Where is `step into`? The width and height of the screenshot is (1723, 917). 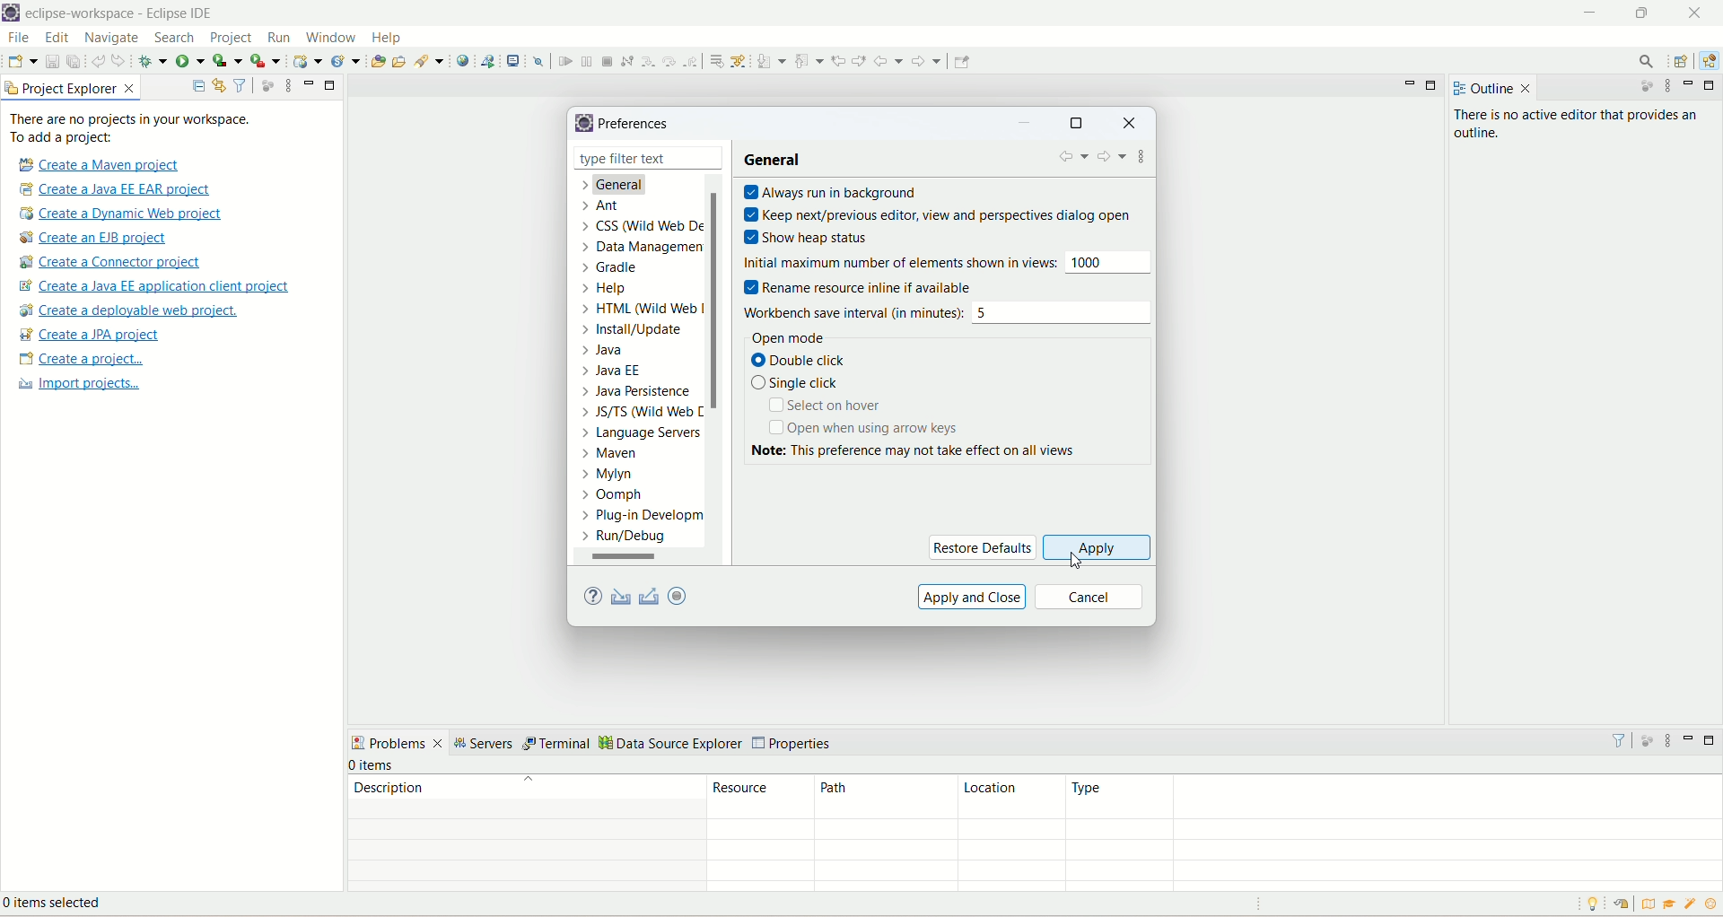 step into is located at coordinates (646, 61).